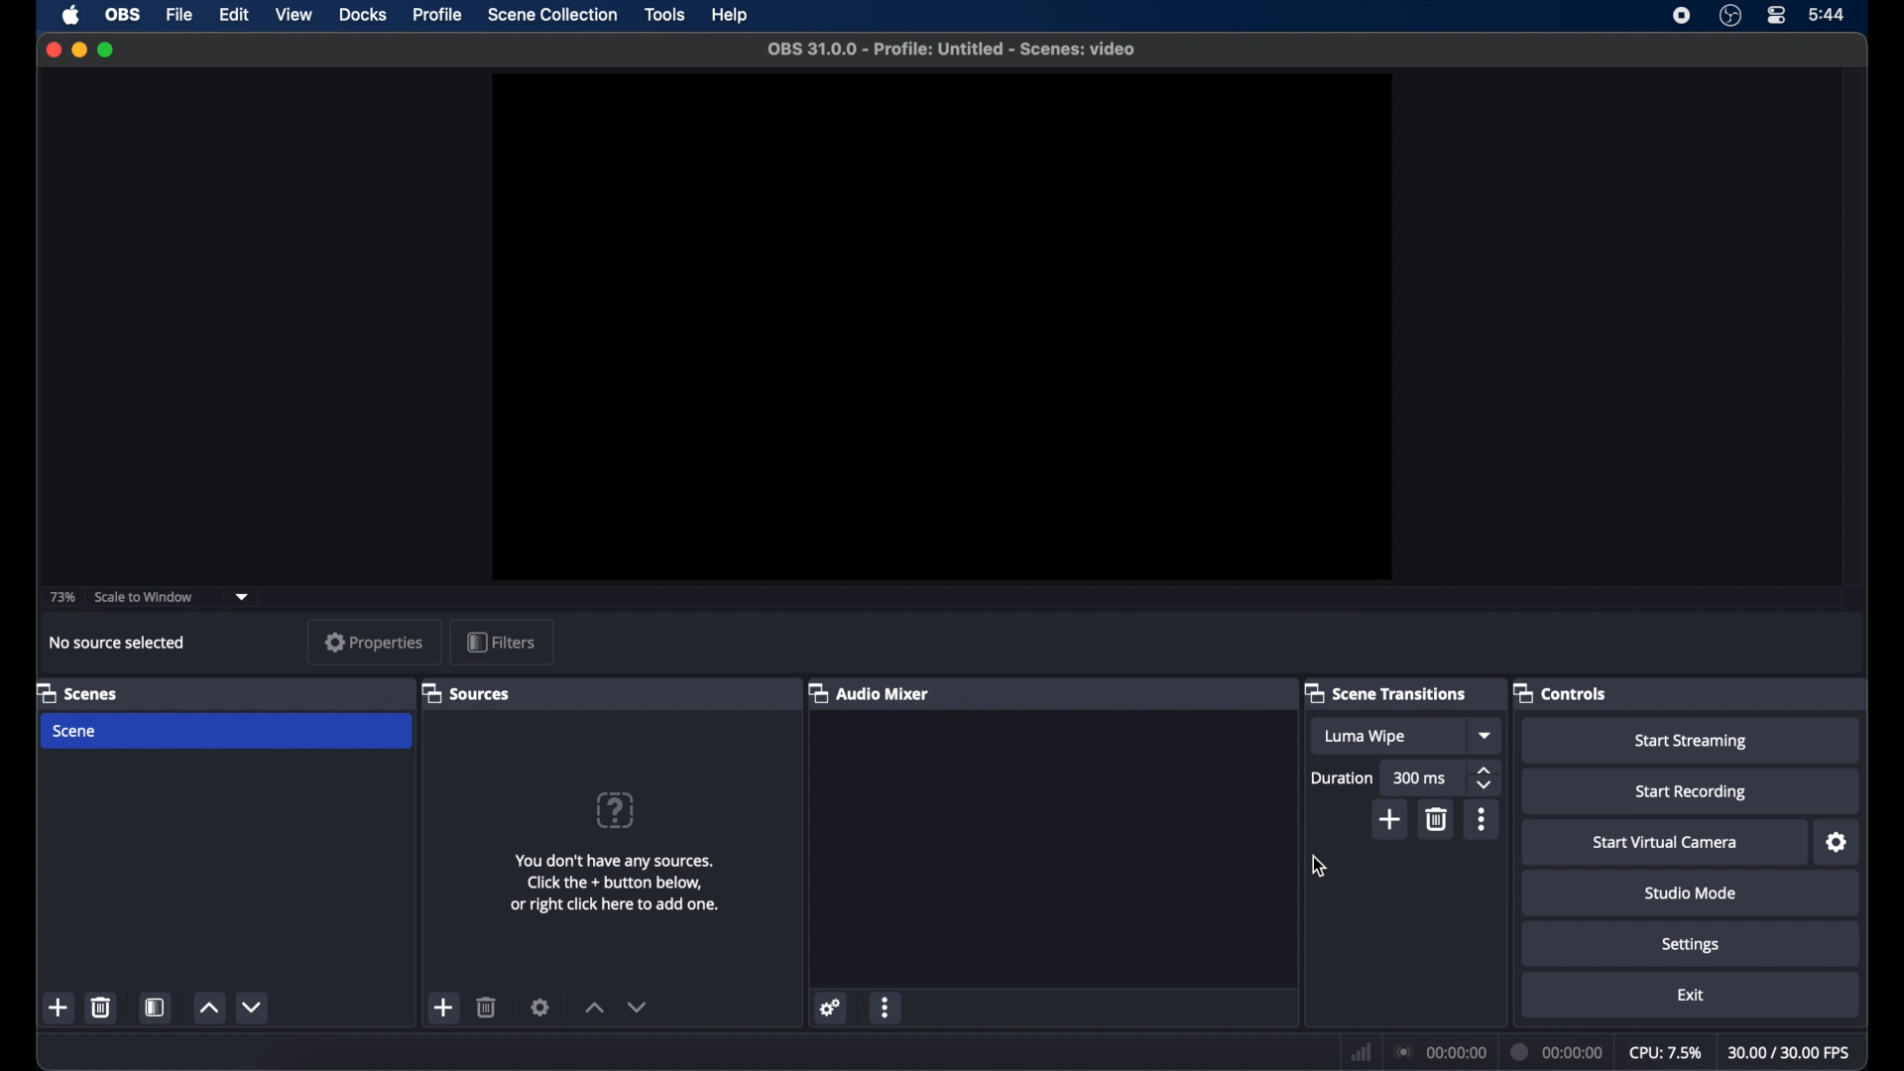 This screenshot has height=1071, width=1904. Describe the element at coordinates (59, 1007) in the screenshot. I see `add` at that location.